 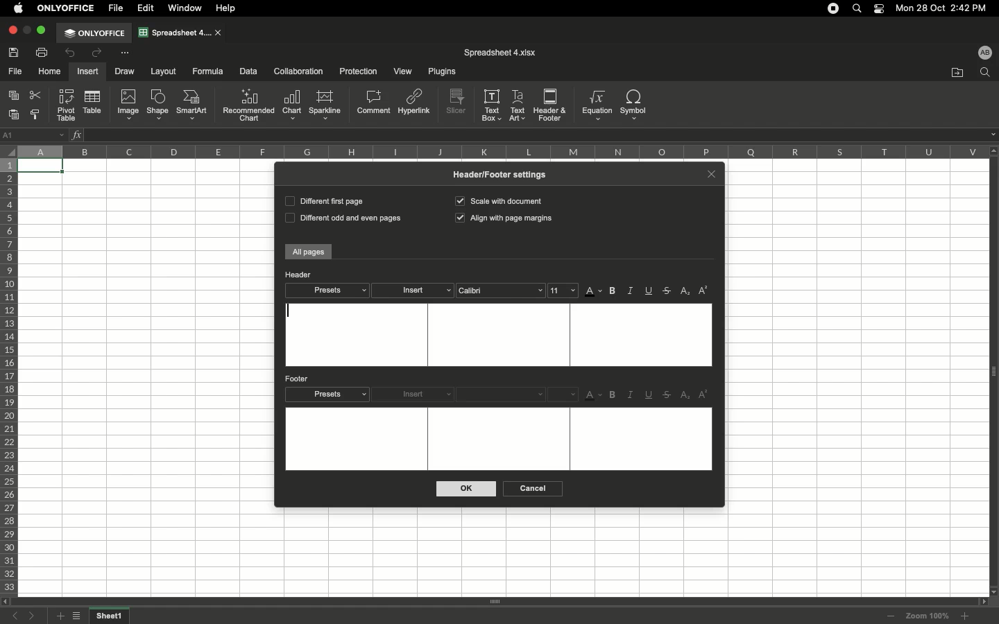 I want to click on Selected cell, so click(x=42, y=167).